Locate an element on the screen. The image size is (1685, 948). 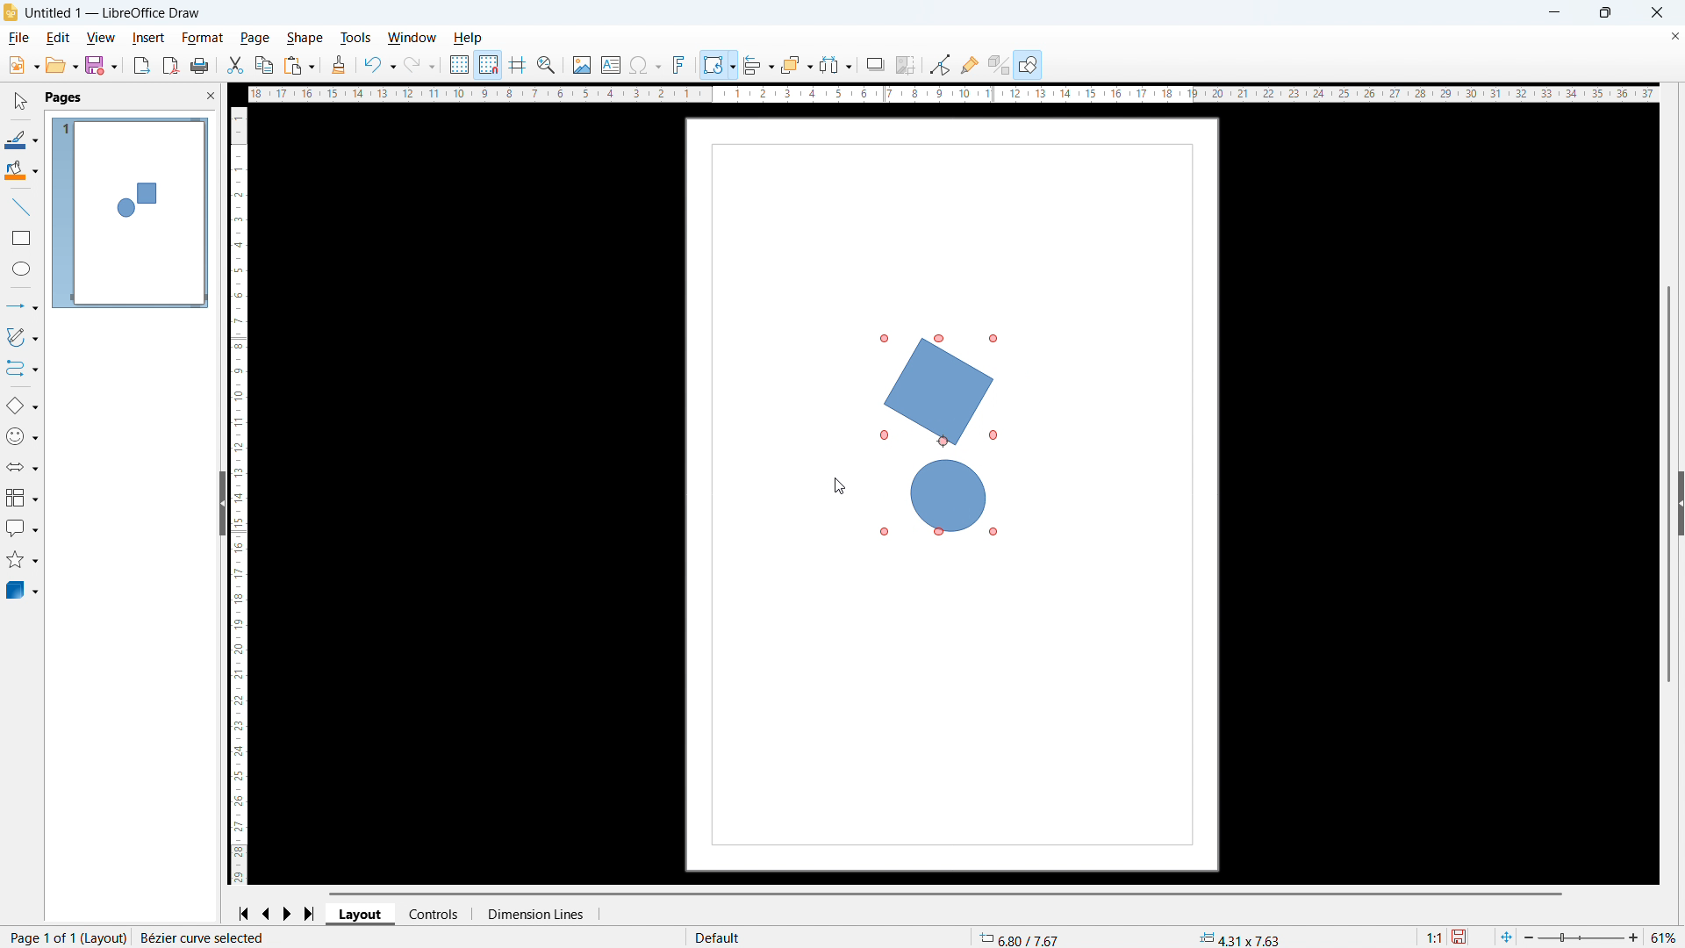
Cursor  is located at coordinates (836, 483).